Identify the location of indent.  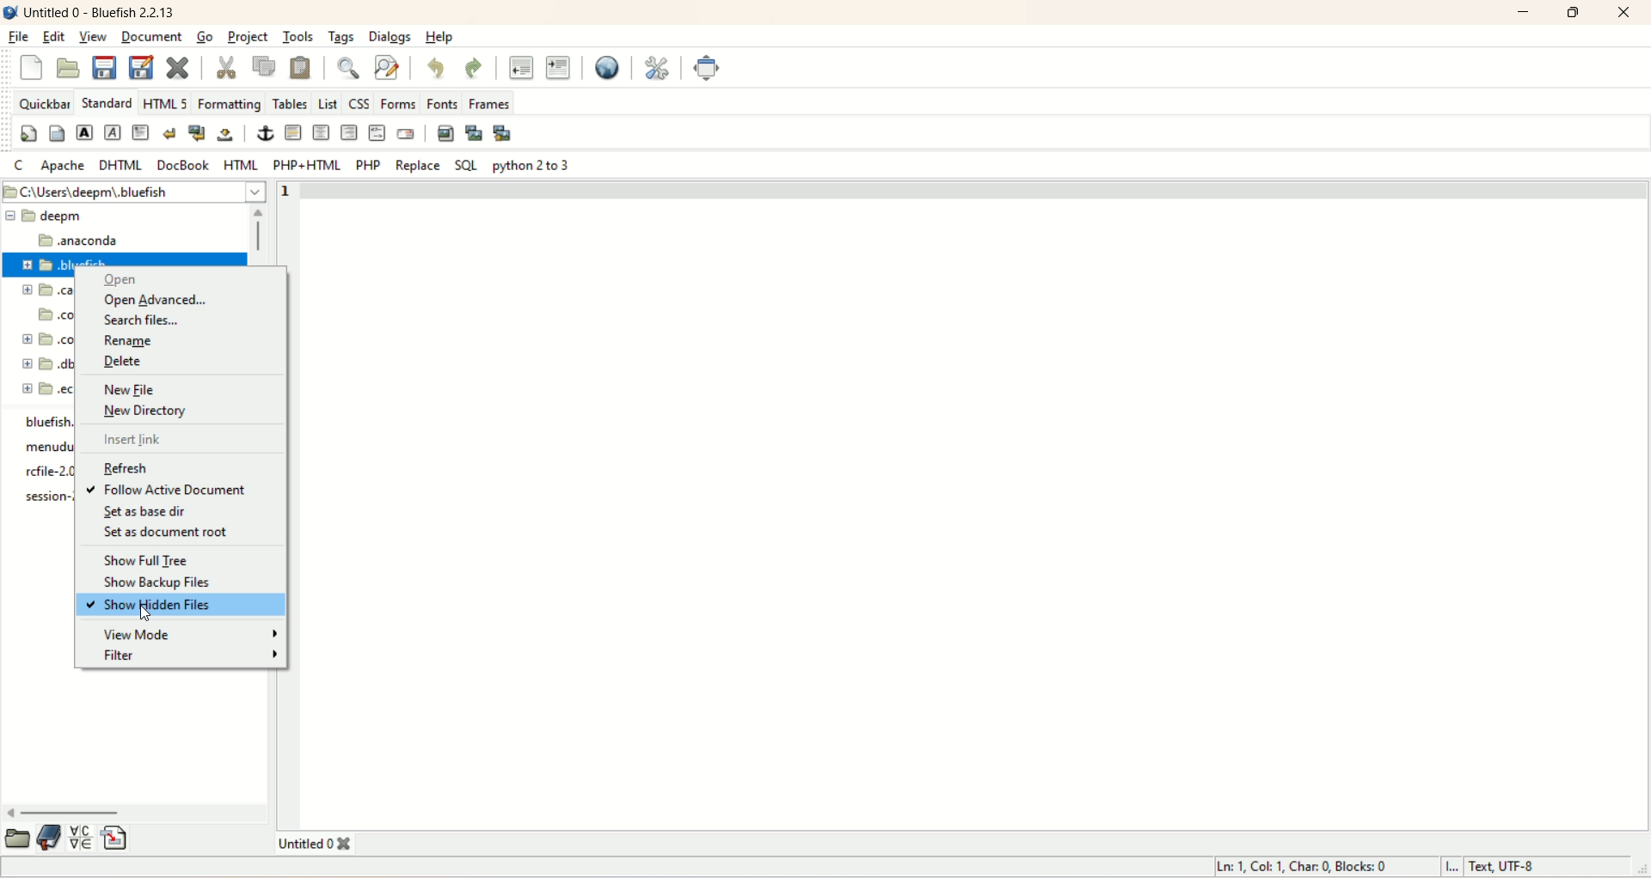
(558, 69).